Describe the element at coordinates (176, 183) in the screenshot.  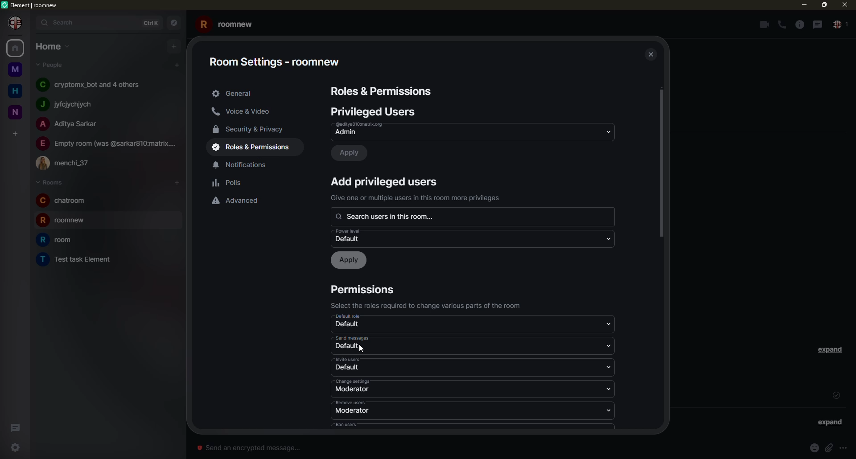
I see `add` at that location.